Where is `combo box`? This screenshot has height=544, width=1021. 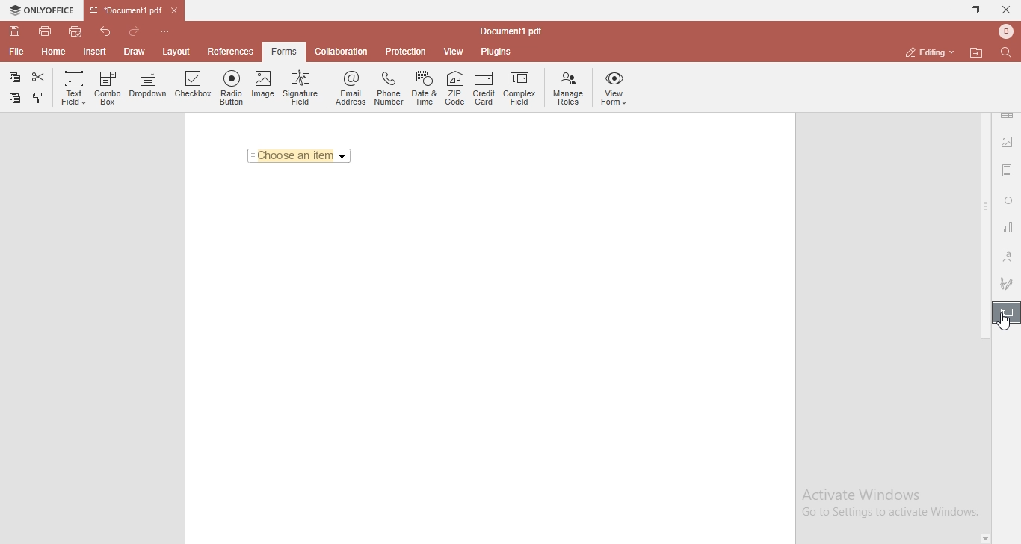 combo box is located at coordinates (299, 156).